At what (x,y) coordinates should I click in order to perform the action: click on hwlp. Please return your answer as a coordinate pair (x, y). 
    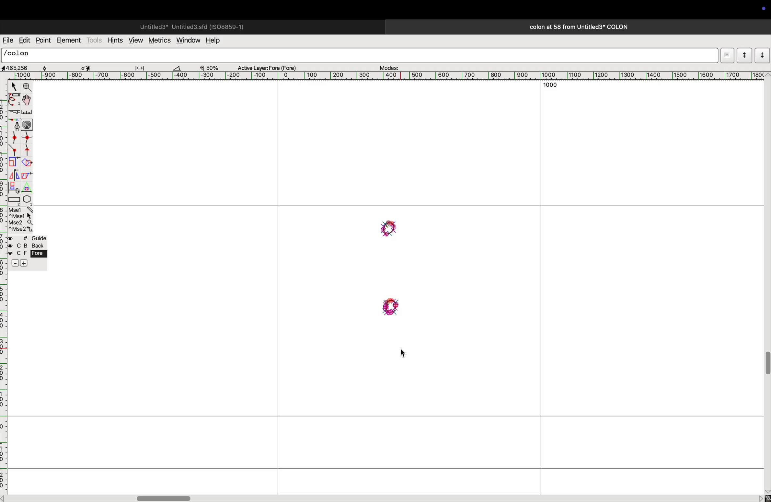
    Looking at the image, I should click on (217, 41).